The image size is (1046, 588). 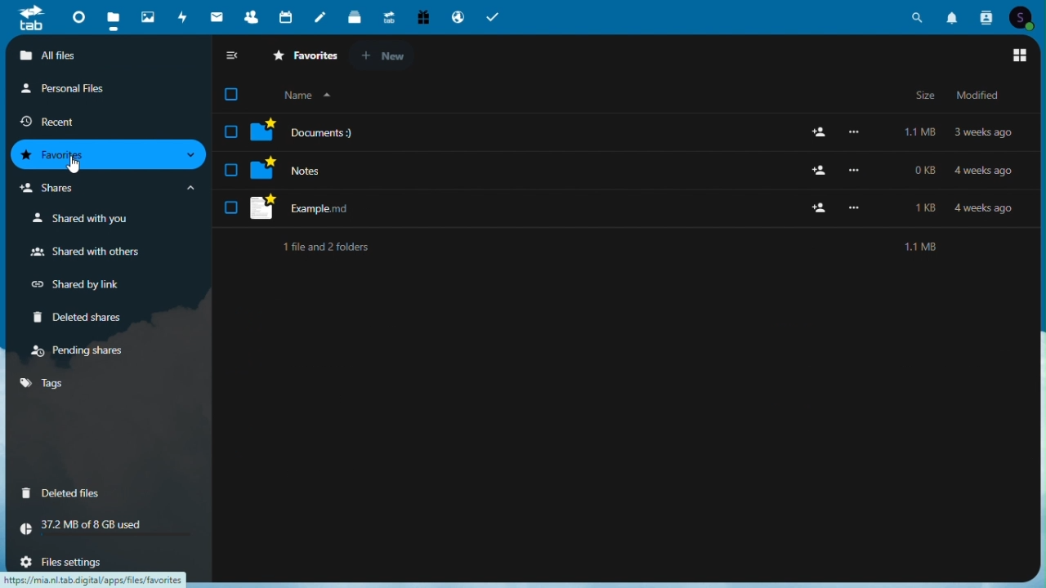 What do you see at coordinates (217, 15) in the screenshot?
I see `email` at bounding box center [217, 15].